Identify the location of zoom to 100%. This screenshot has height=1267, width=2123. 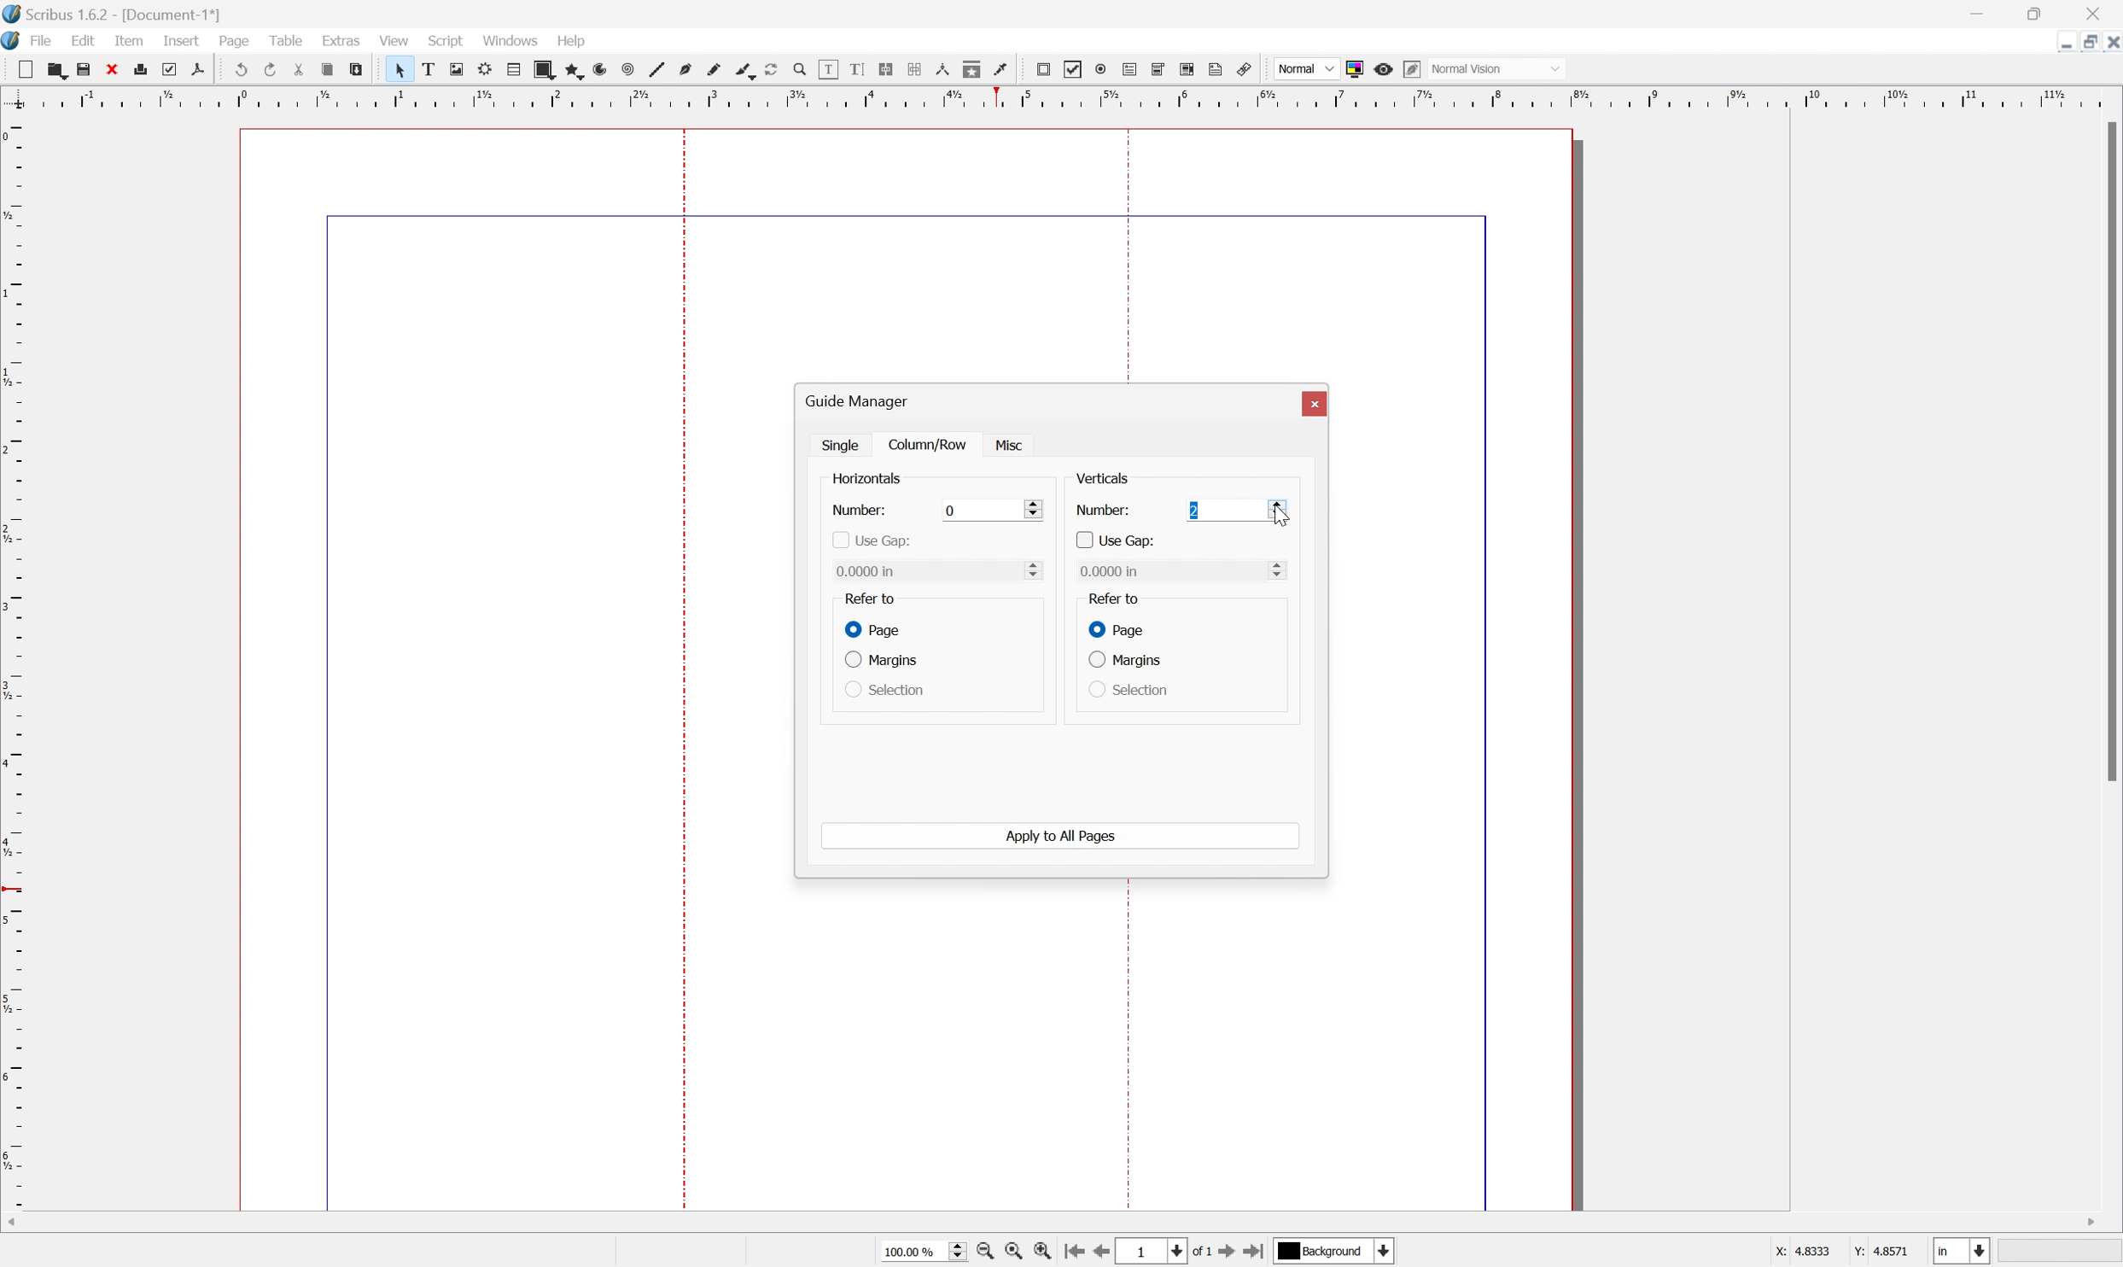
(983, 1252).